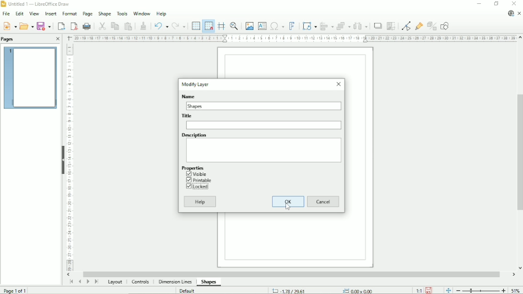 The width and height of the screenshot is (523, 294). I want to click on Zoom out/in, so click(481, 291).